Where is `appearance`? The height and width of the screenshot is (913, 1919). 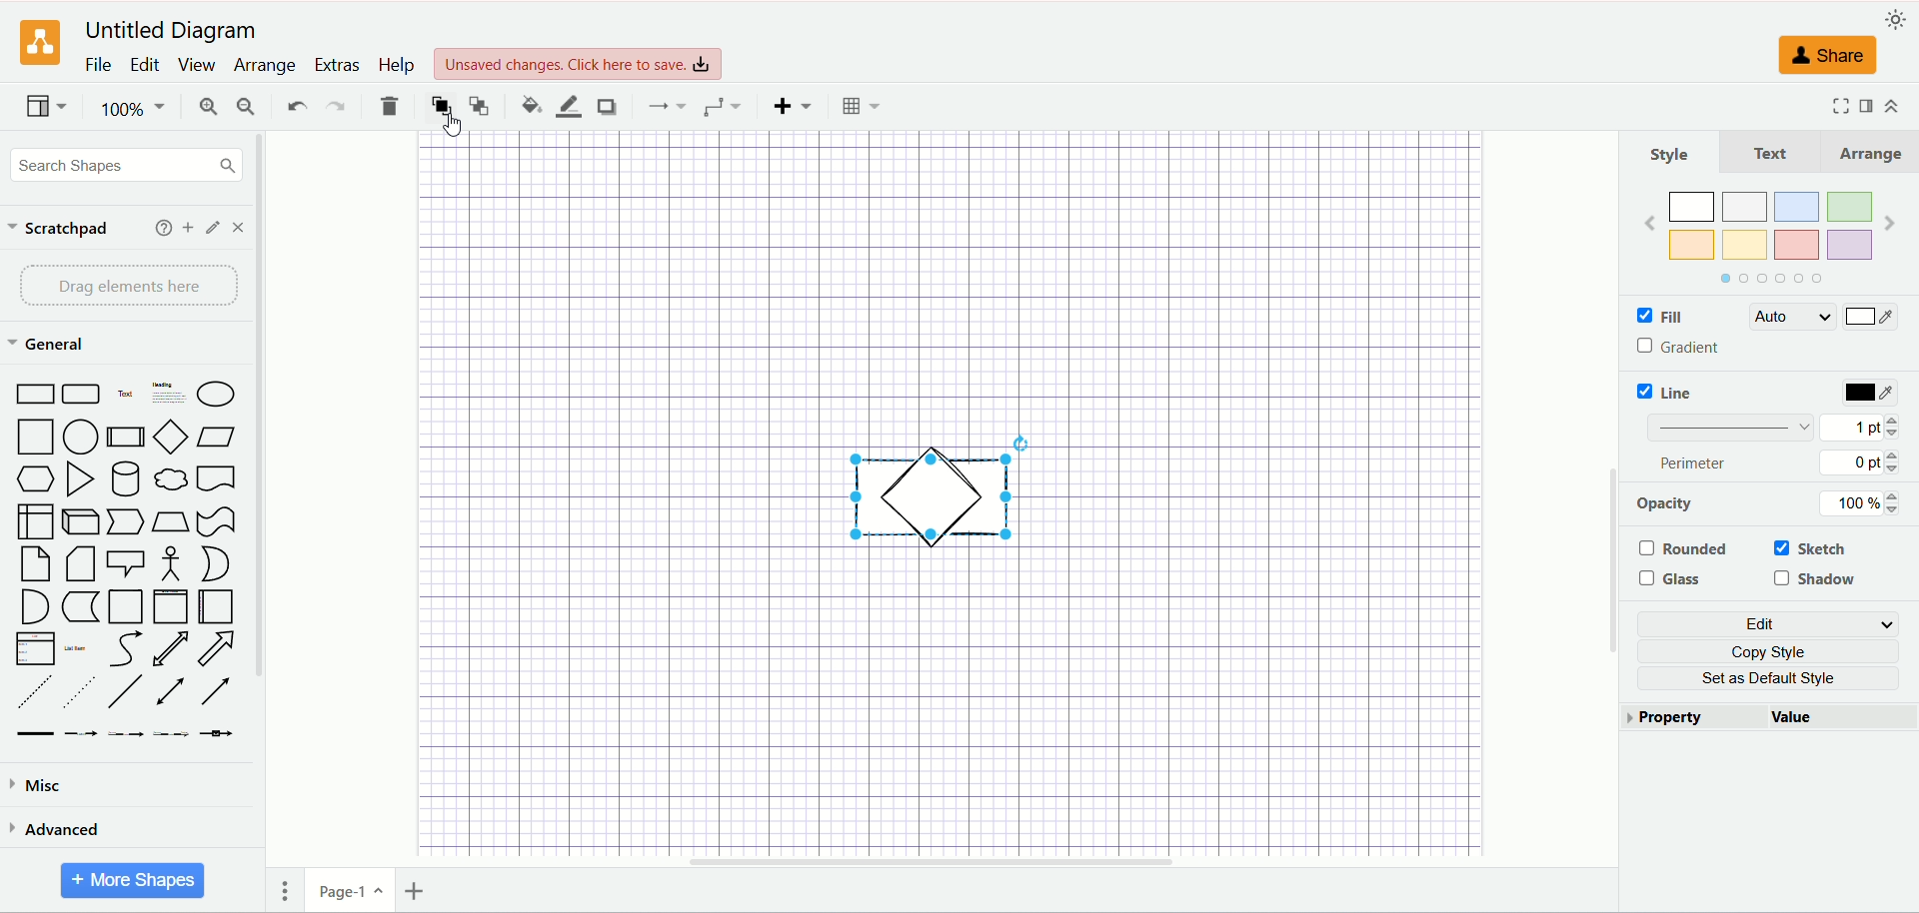
appearance is located at coordinates (1896, 19).